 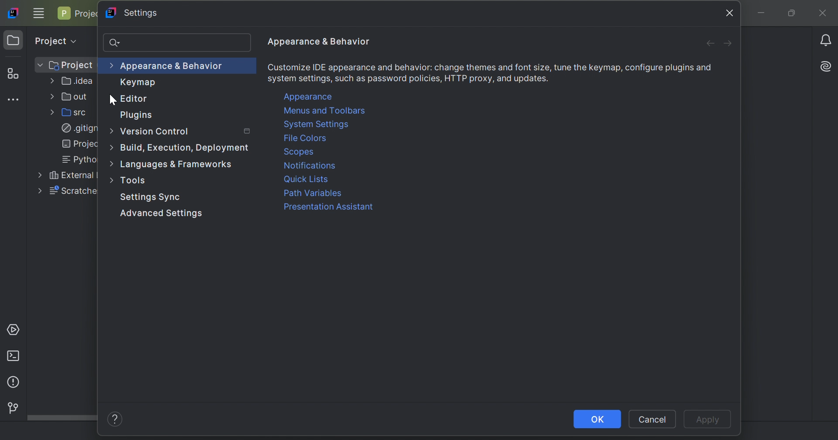 What do you see at coordinates (14, 12) in the screenshot?
I see `IntelliJ IDEA icon` at bounding box center [14, 12].